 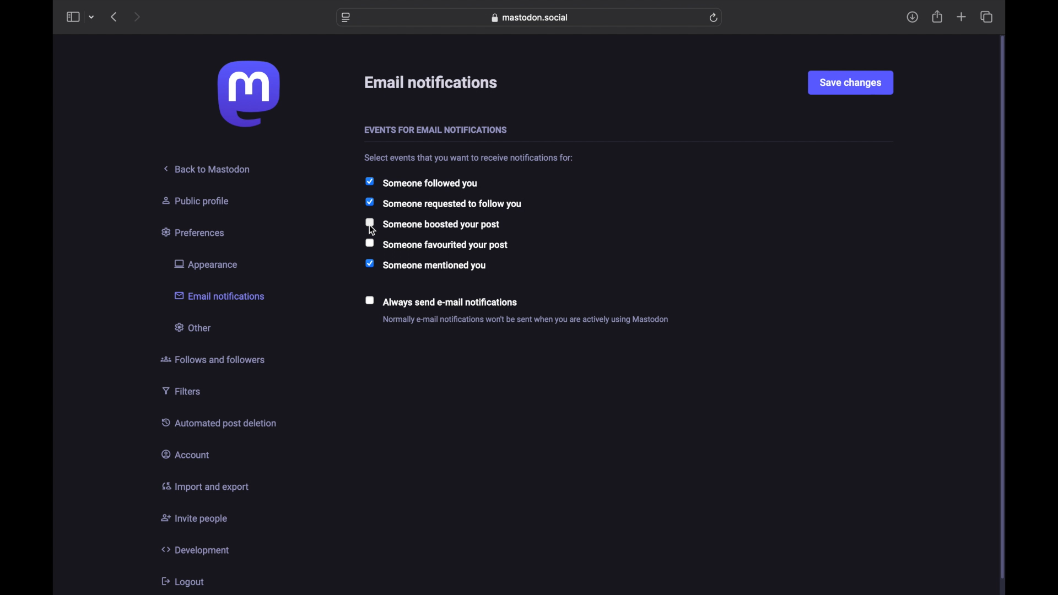 I want to click on scroll bar, so click(x=1003, y=309).